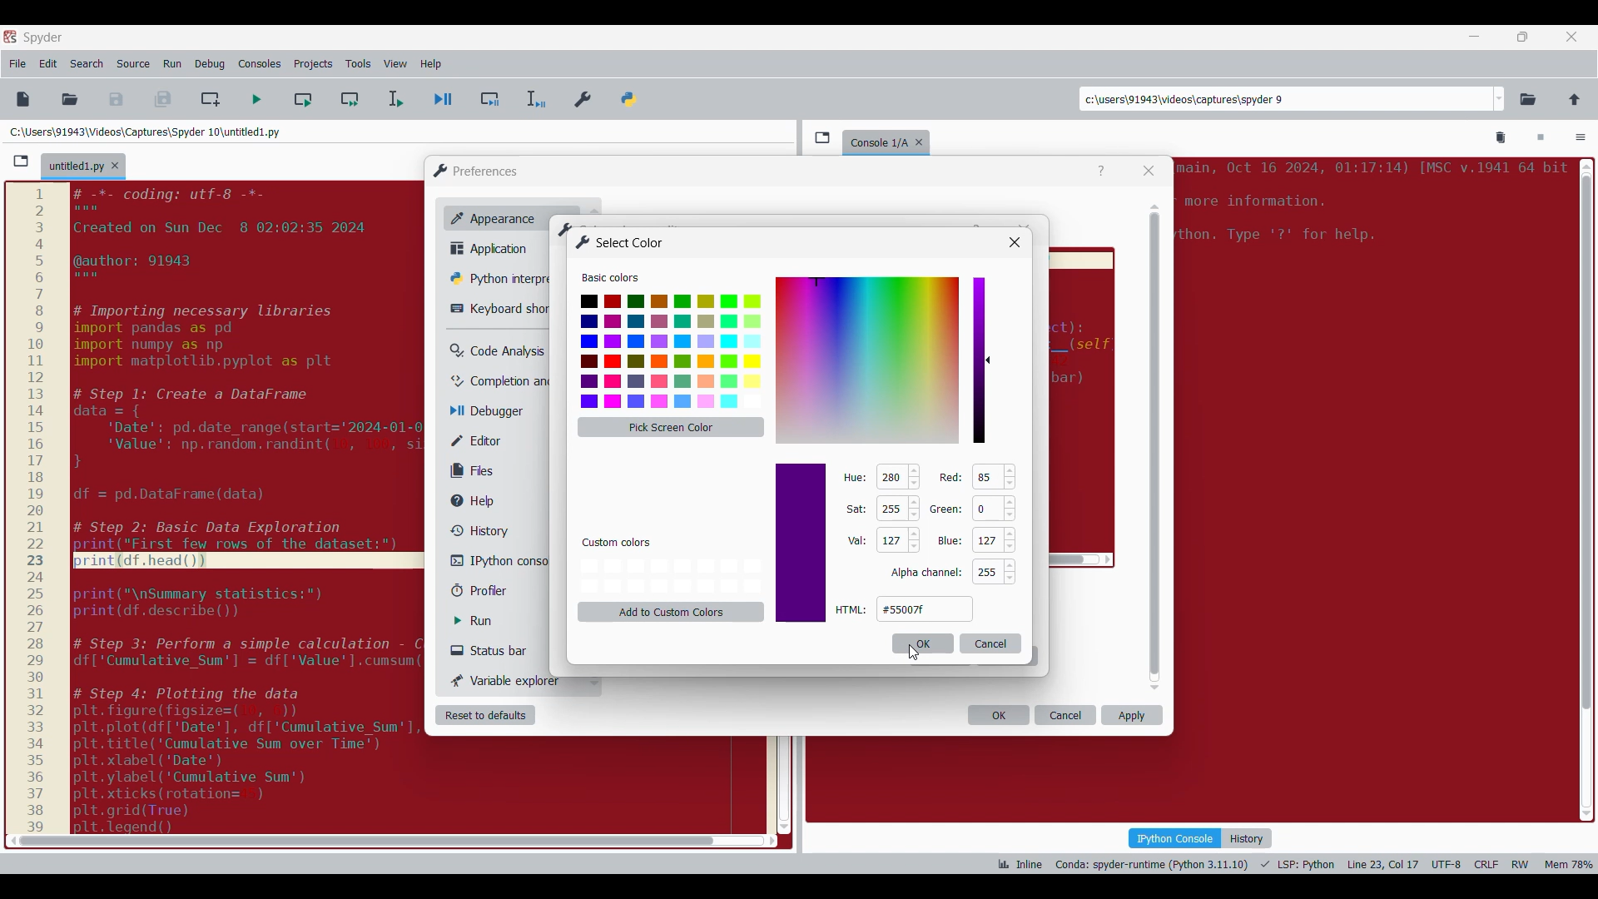 The width and height of the screenshot is (1598, 899). Describe the element at coordinates (1584, 485) in the screenshot. I see `scroll bar` at that location.